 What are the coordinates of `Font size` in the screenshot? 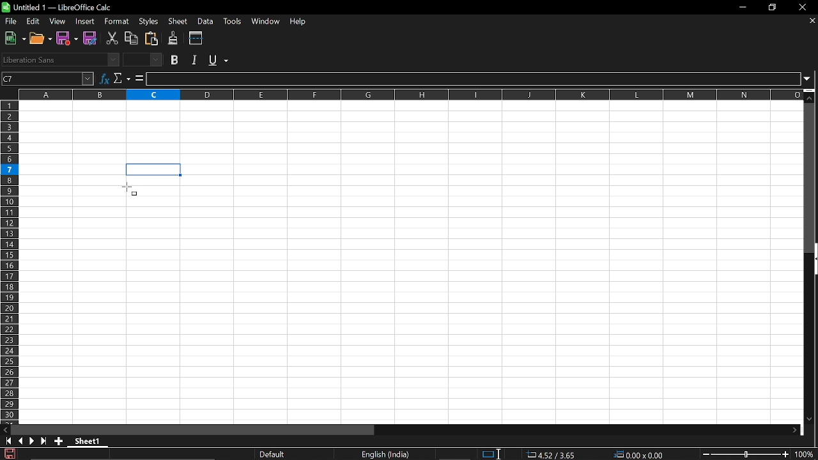 It's located at (144, 60).